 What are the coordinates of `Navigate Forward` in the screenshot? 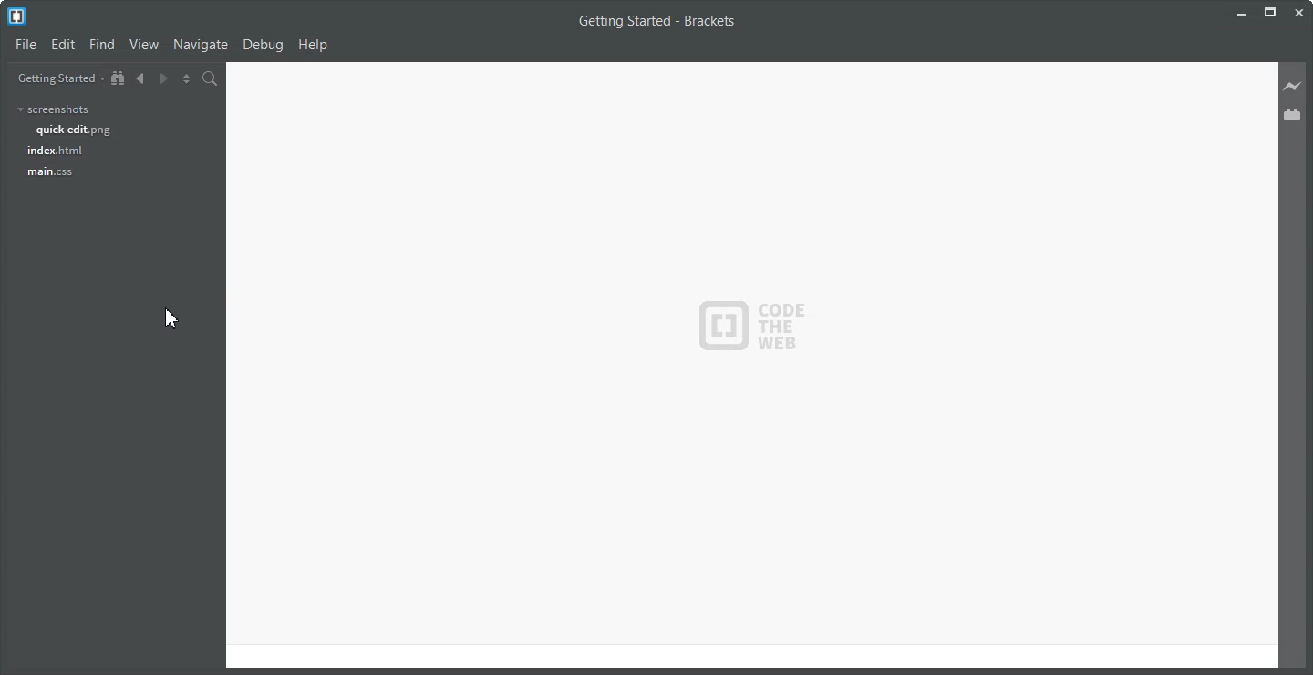 It's located at (164, 78).